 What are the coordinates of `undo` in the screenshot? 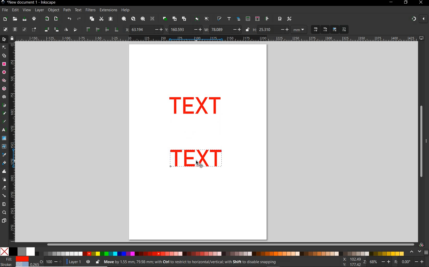 It's located at (69, 19).